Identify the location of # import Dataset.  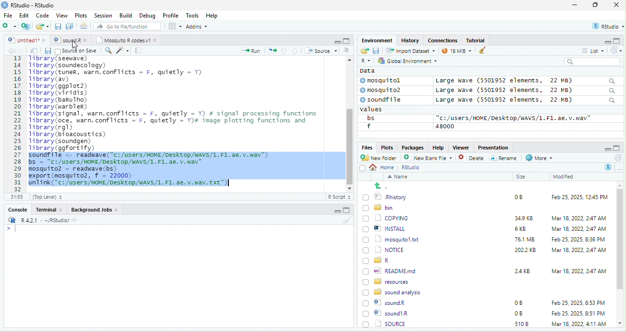
(410, 50).